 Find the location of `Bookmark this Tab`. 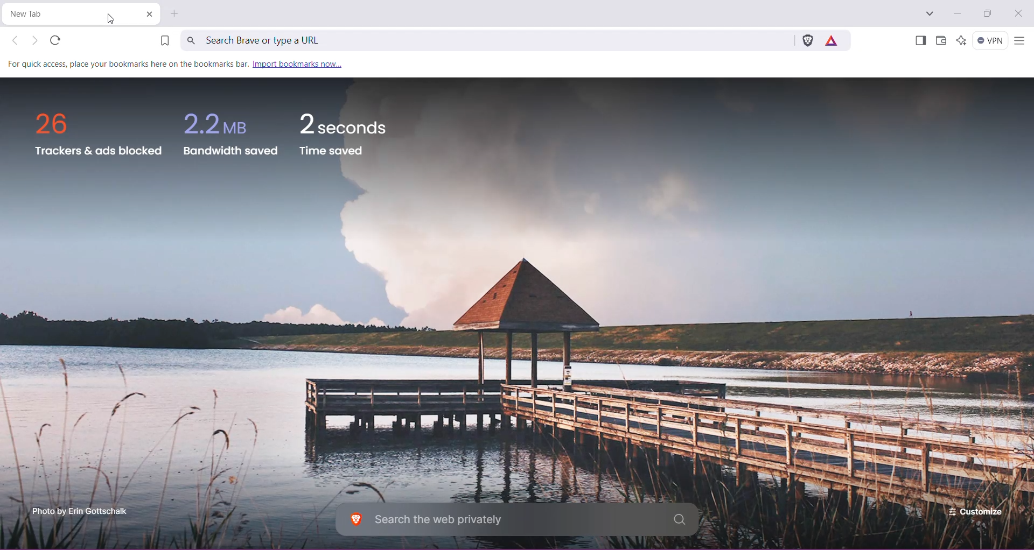

Bookmark this Tab is located at coordinates (166, 41).